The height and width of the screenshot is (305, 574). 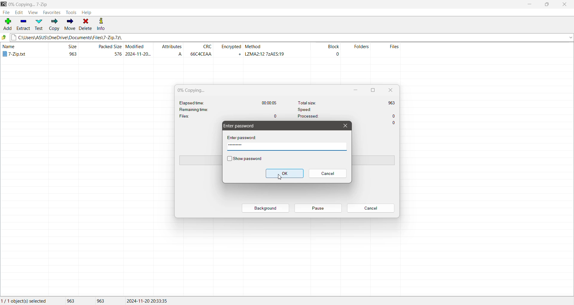 I want to click on , so click(x=395, y=123).